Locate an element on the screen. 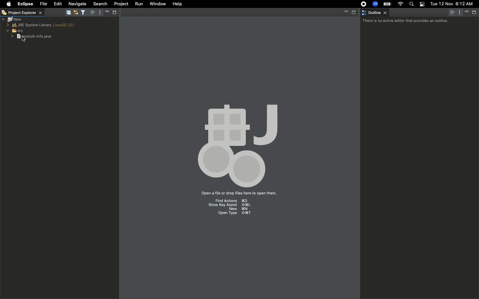 The height and width of the screenshot is (299, 479). Recording is located at coordinates (362, 4).